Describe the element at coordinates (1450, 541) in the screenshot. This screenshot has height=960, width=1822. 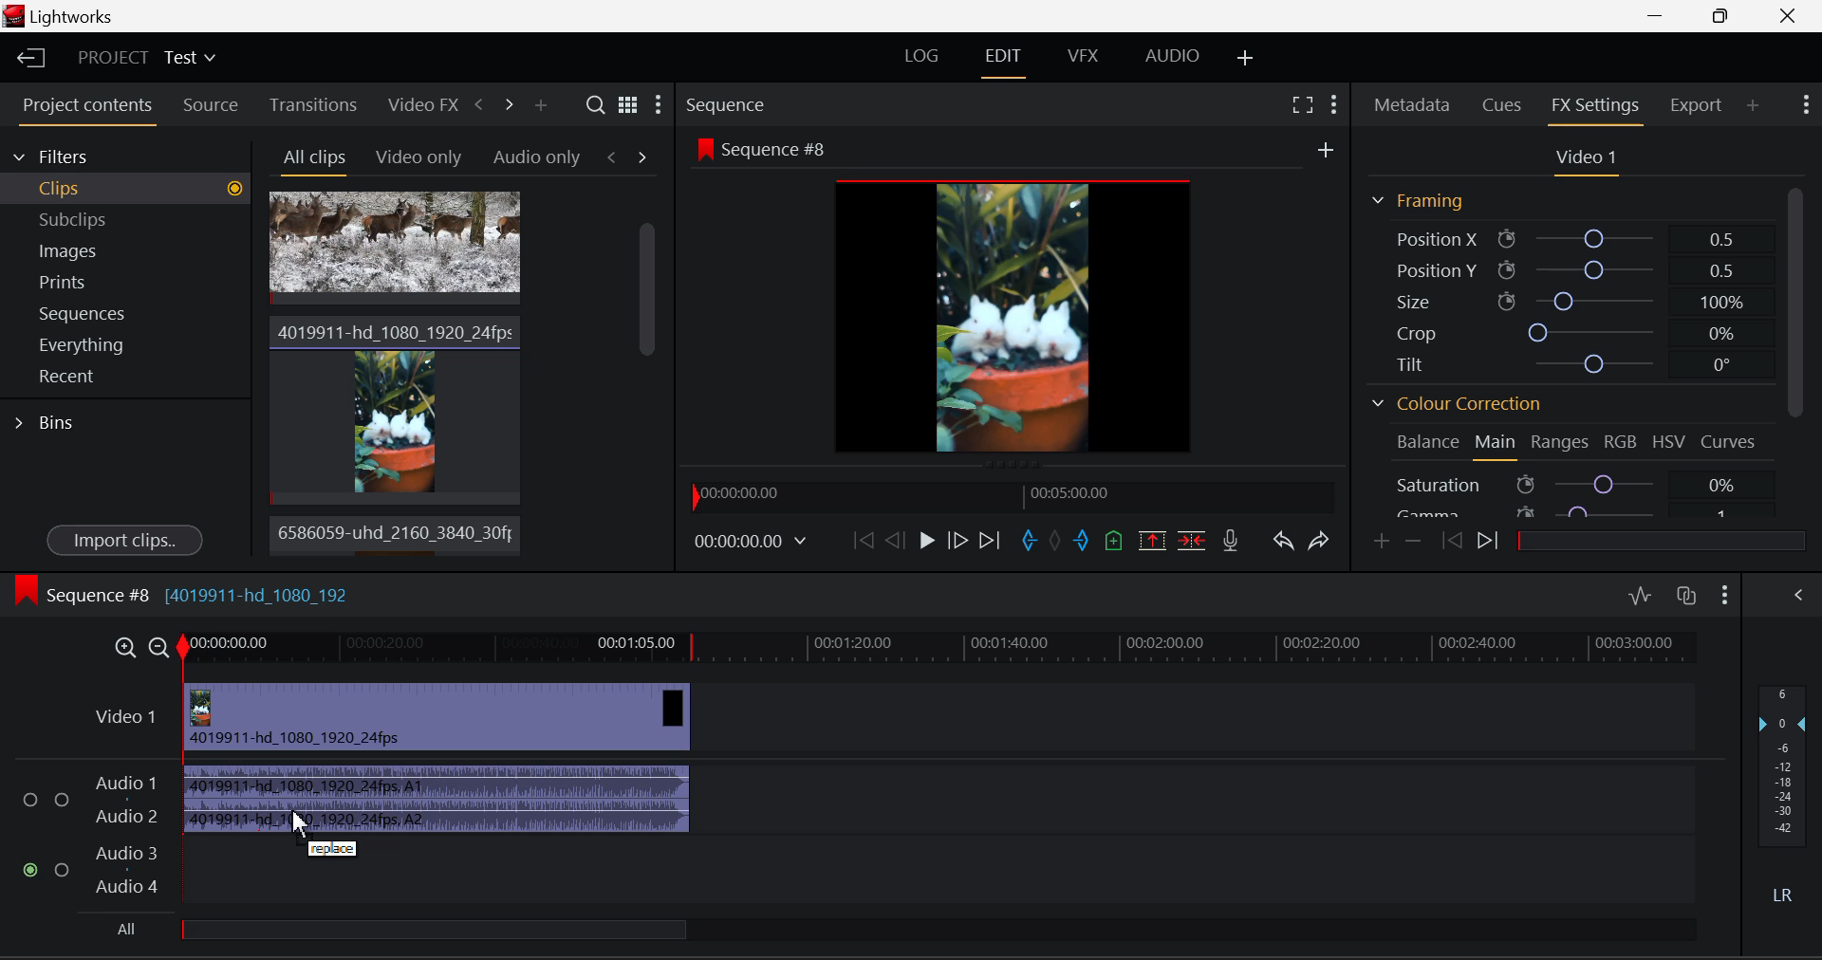
I see `Previous keyframe` at that location.